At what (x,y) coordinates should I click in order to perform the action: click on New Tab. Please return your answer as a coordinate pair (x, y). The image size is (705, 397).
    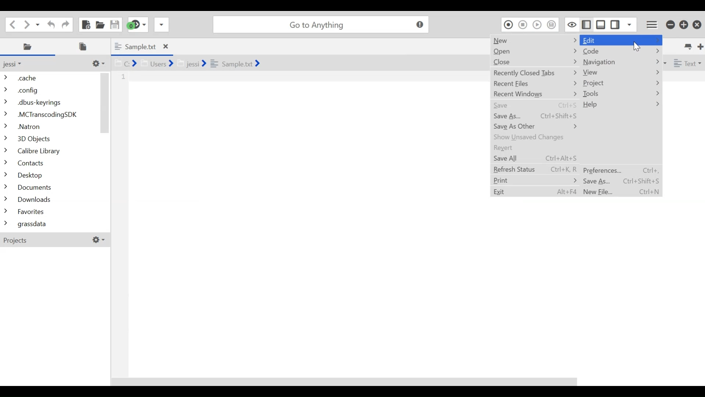
    Looking at the image, I should click on (699, 46).